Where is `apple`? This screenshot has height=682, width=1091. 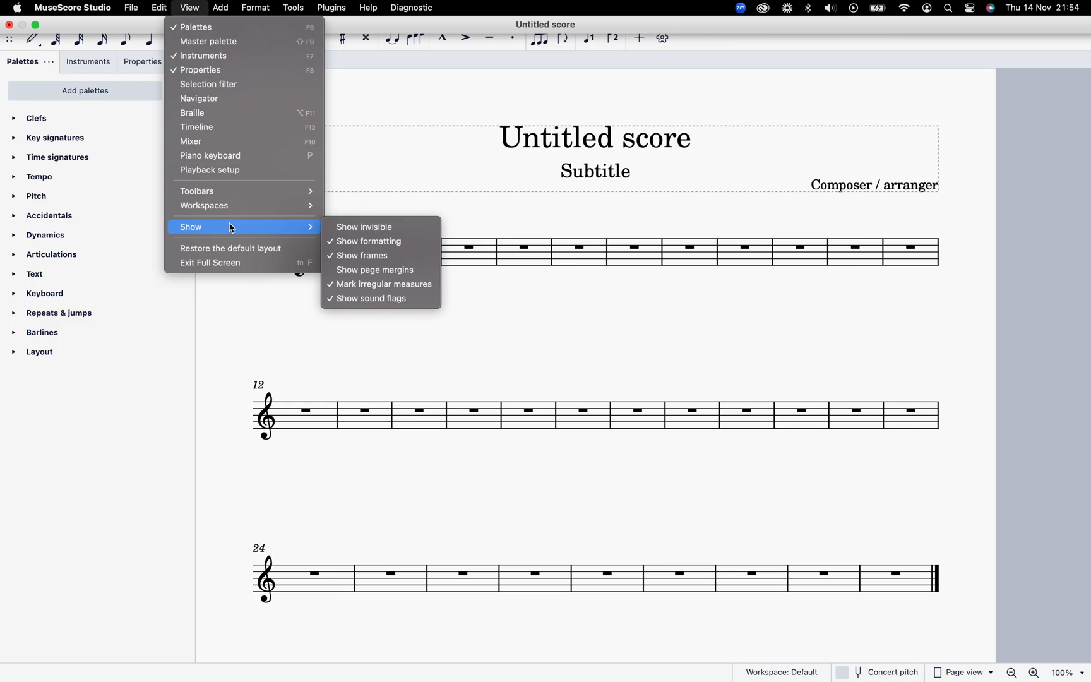
apple is located at coordinates (17, 8).